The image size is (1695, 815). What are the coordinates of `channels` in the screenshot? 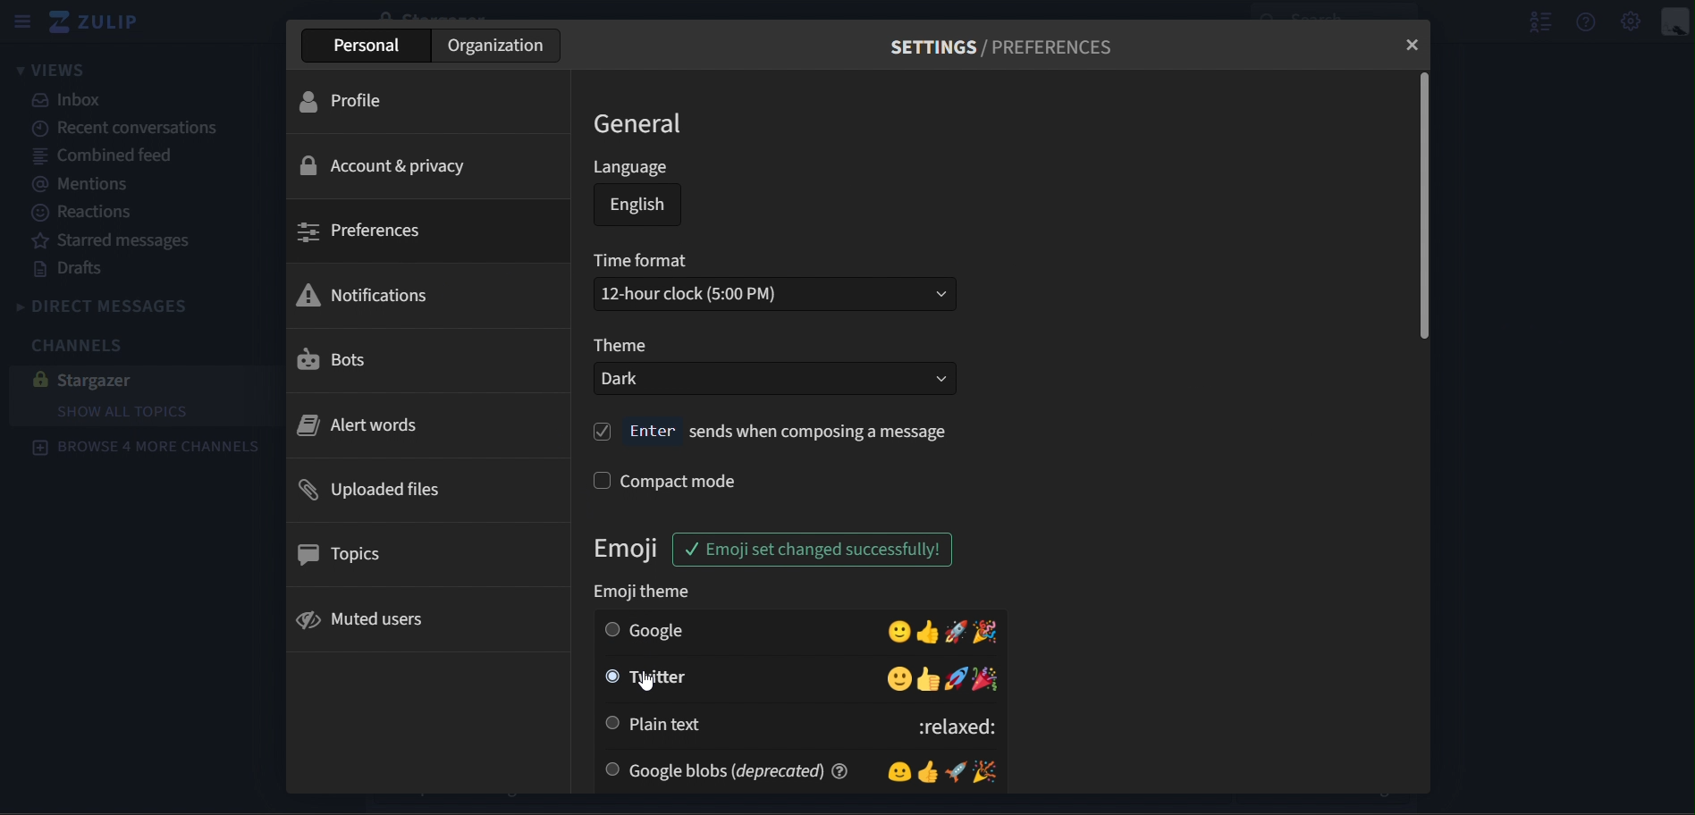 It's located at (86, 349).